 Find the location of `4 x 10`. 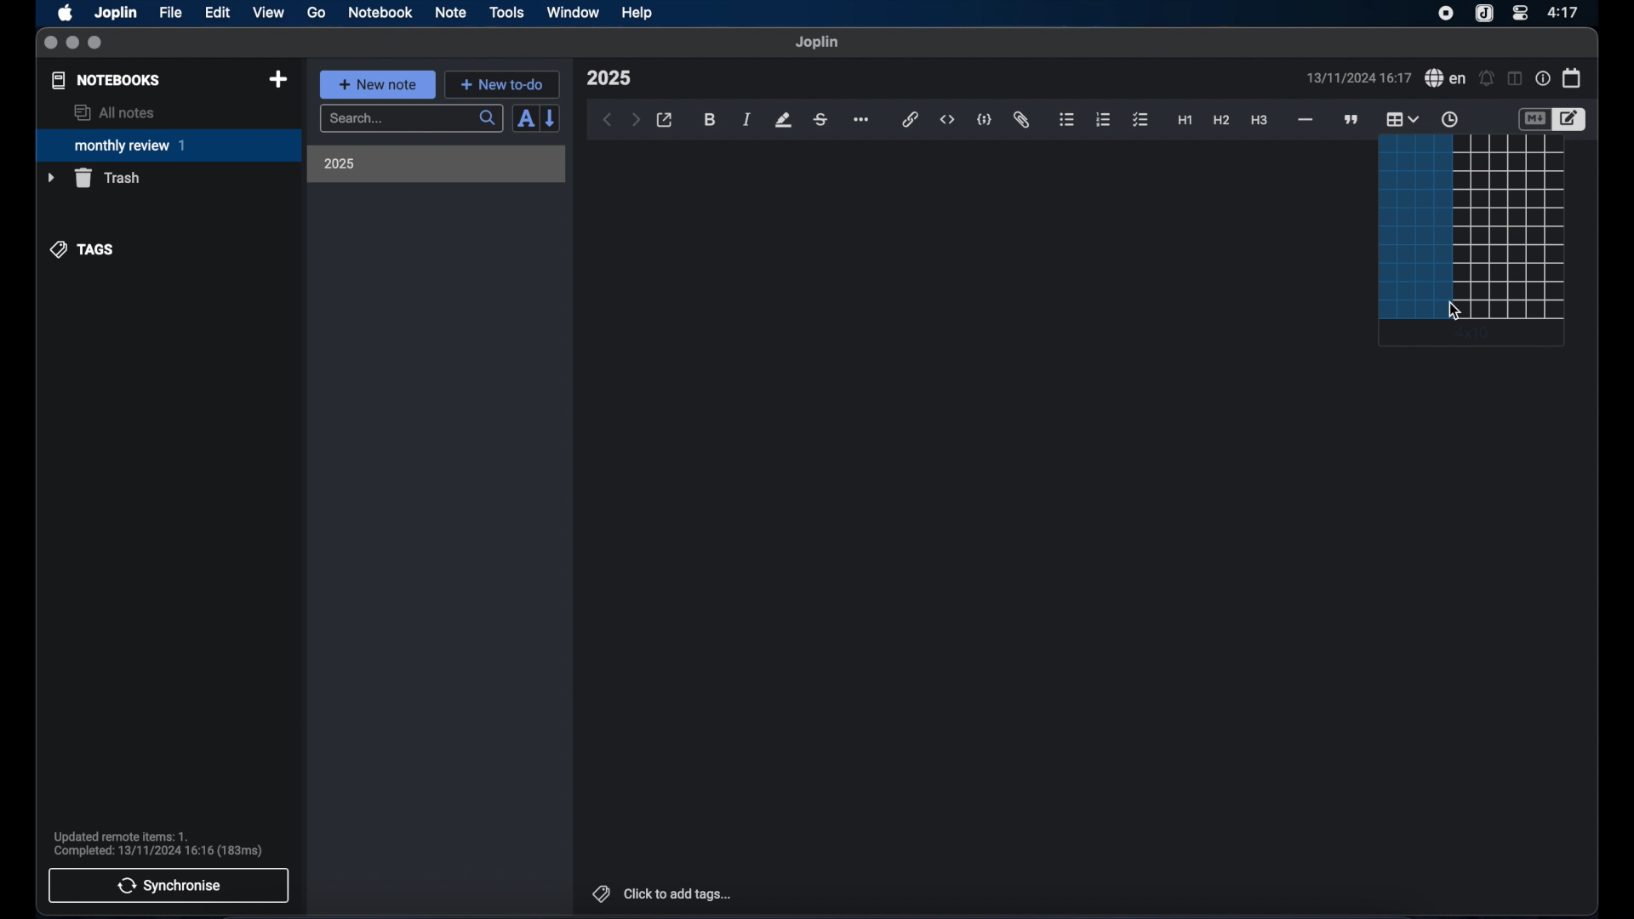

4 x 10 is located at coordinates (1472, 336).